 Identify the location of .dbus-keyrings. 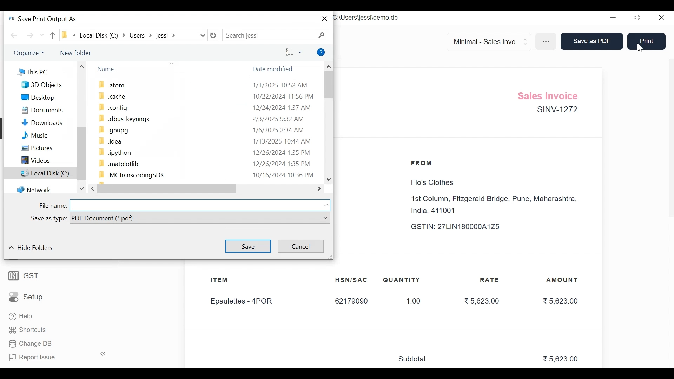
(125, 119).